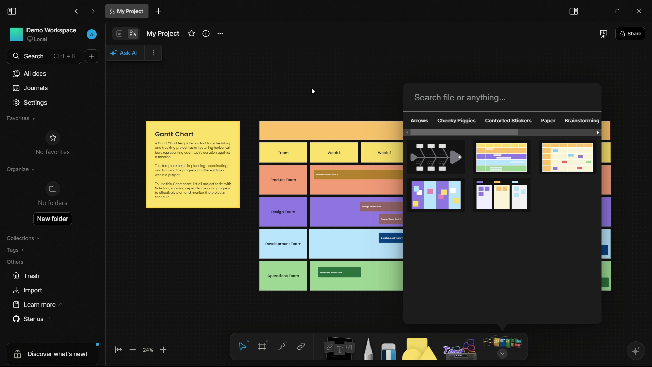 Image resolution: width=652 pixels, height=367 pixels. What do you see at coordinates (505, 178) in the screenshot?
I see `tables` at bounding box center [505, 178].